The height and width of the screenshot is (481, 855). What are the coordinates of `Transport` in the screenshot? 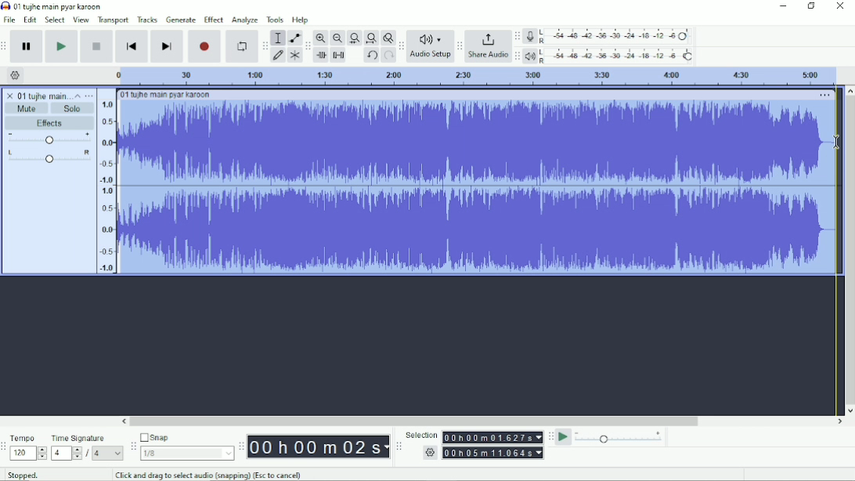 It's located at (114, 20).